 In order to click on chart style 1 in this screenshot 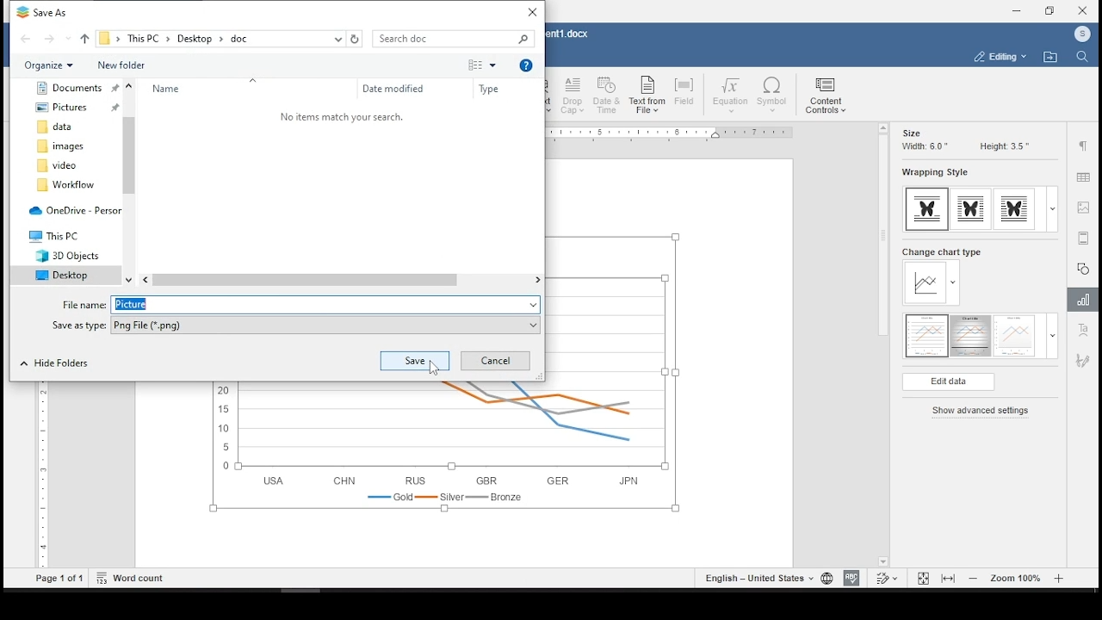, I will do `click(927, 336)`.